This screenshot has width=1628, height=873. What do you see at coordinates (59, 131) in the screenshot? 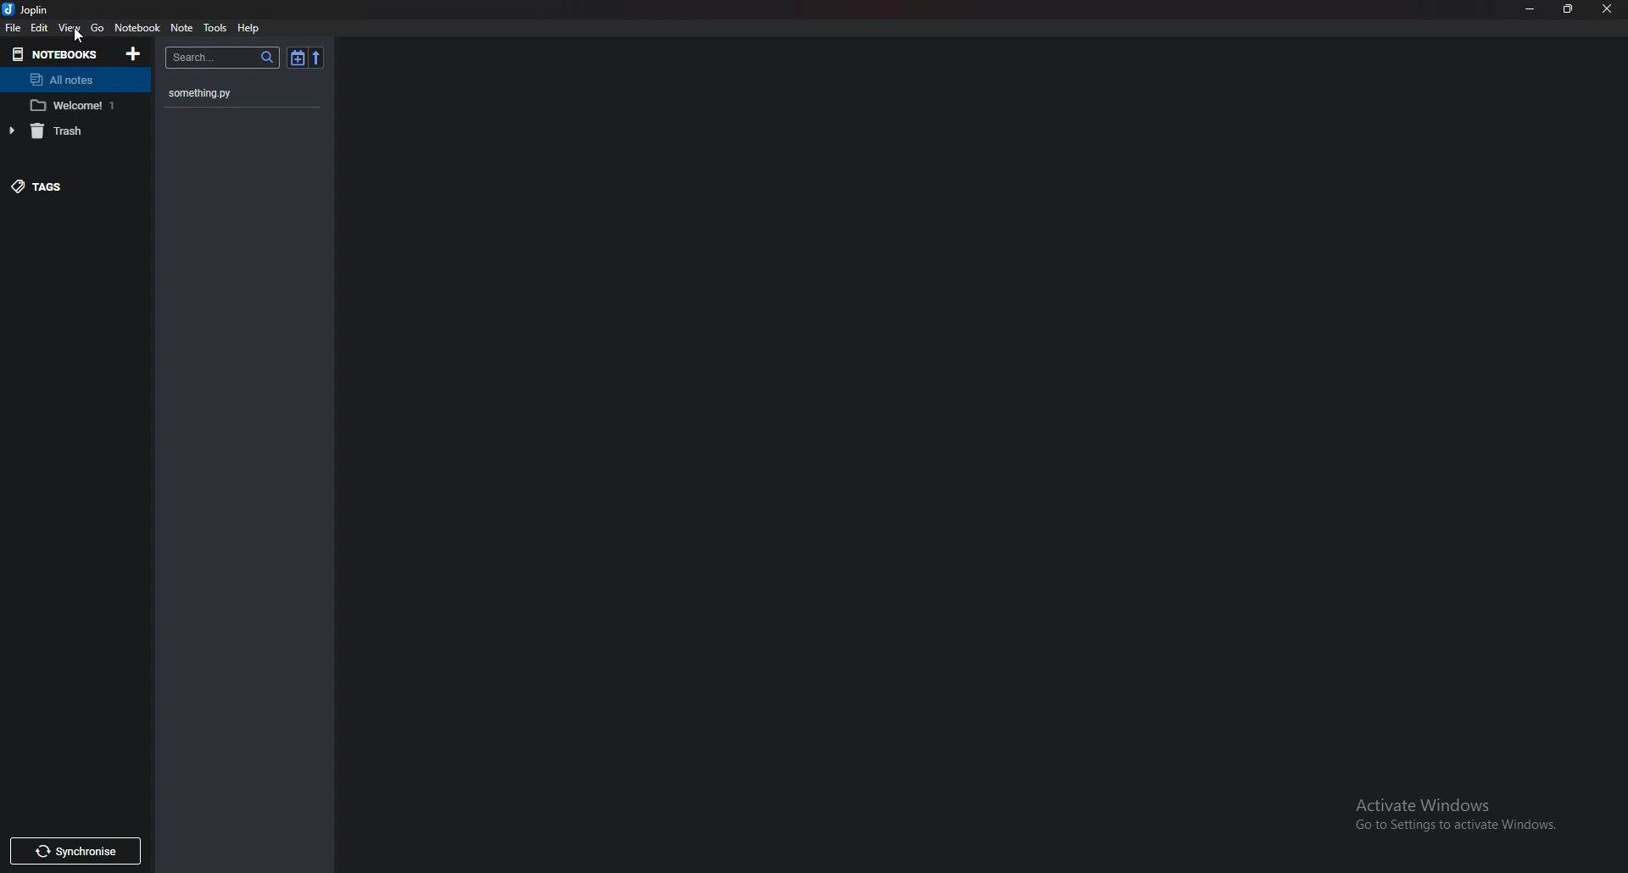
I see `trash` at bounding box center [59, 131].